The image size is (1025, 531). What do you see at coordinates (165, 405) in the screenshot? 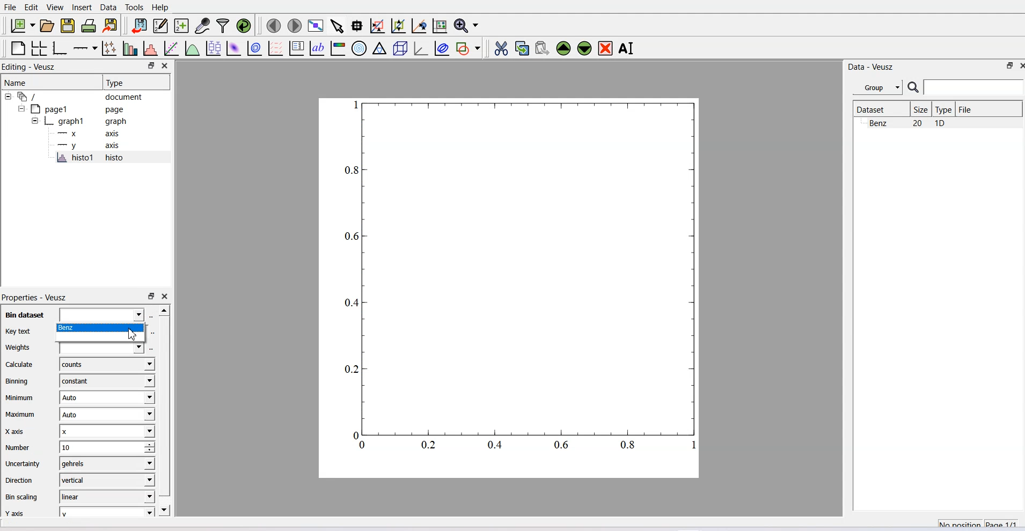
I see `Vertical scroll bar` at bounding box center [165, 405].